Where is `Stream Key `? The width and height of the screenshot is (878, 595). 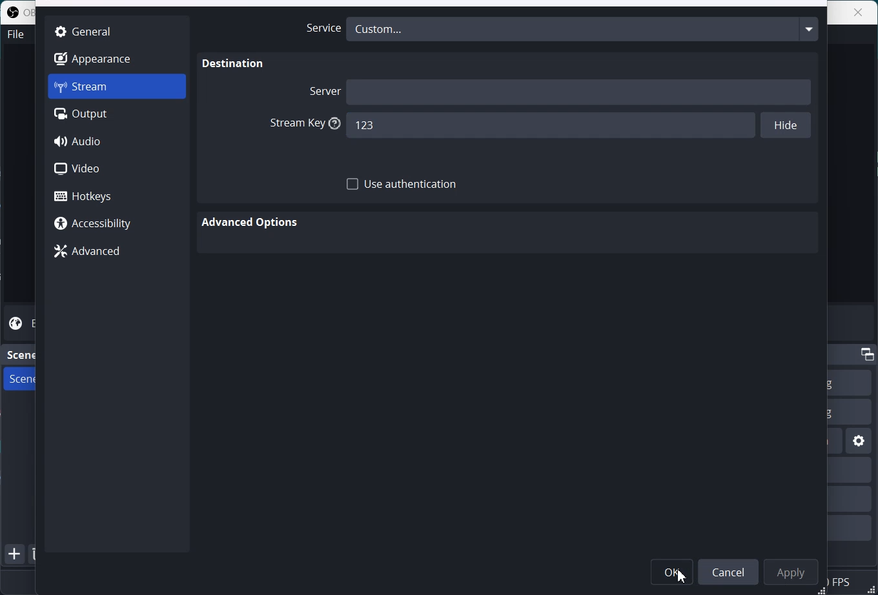 Stream Key  is located at coordinates (301, 124).